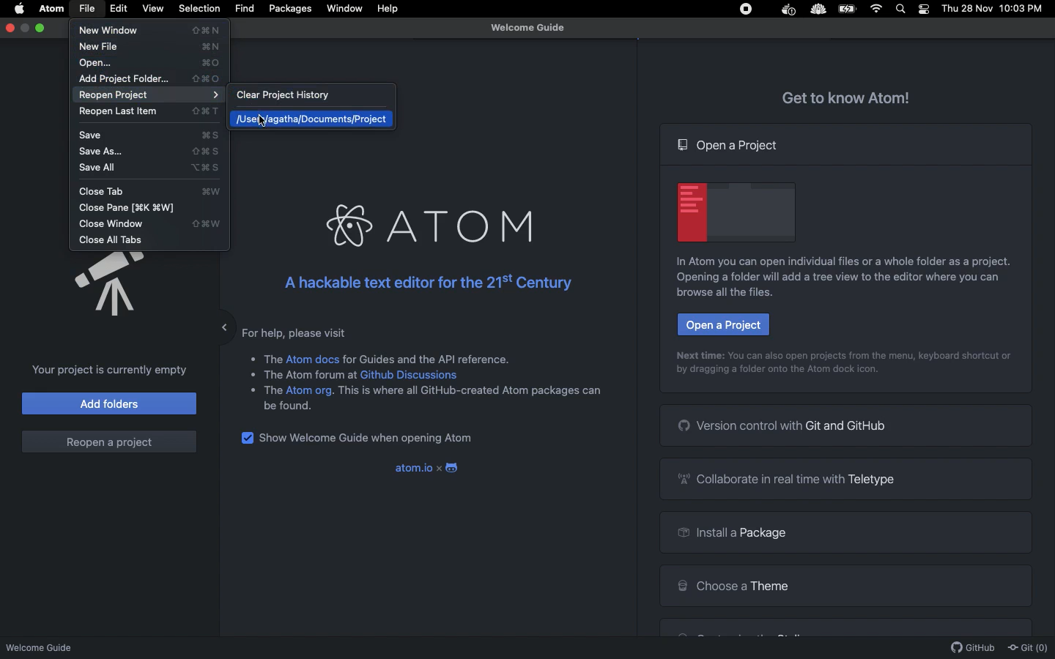 The image size is (1055, 659). Describe the element at coordinates (527, 28) in the screenshot. I see `Welcome guide` at that location.